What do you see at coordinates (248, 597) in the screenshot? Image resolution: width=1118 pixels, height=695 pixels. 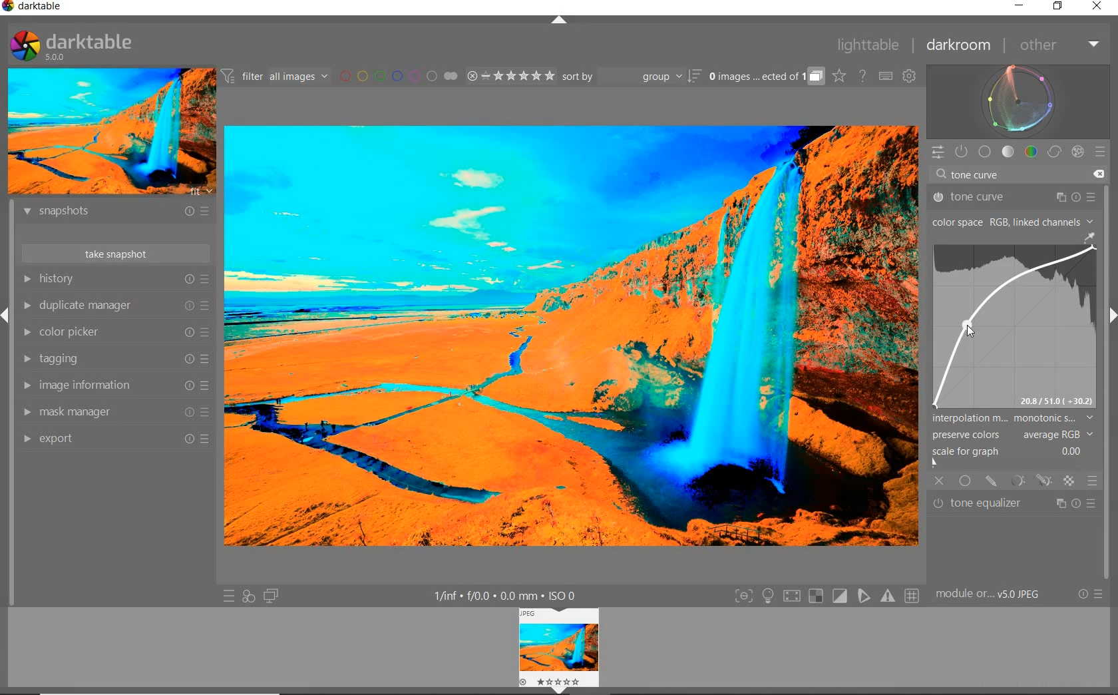 I see `QUICK ACCESS FOR APPLYING ANY OF YOUR STYLES` at bounding box center [248, 597].